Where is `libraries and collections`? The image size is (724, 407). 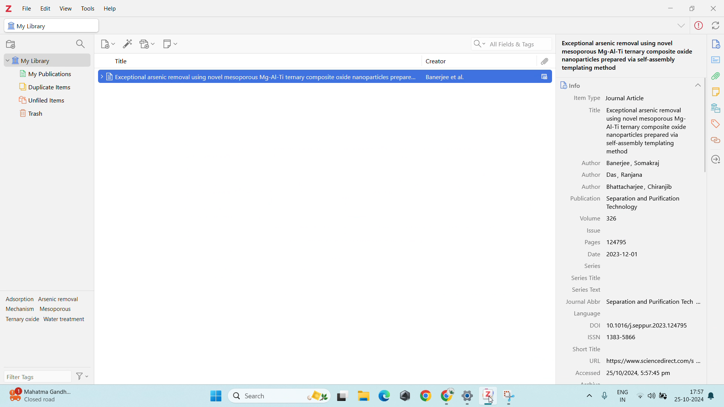 libraries and collections is located at coordinates (716, 108).